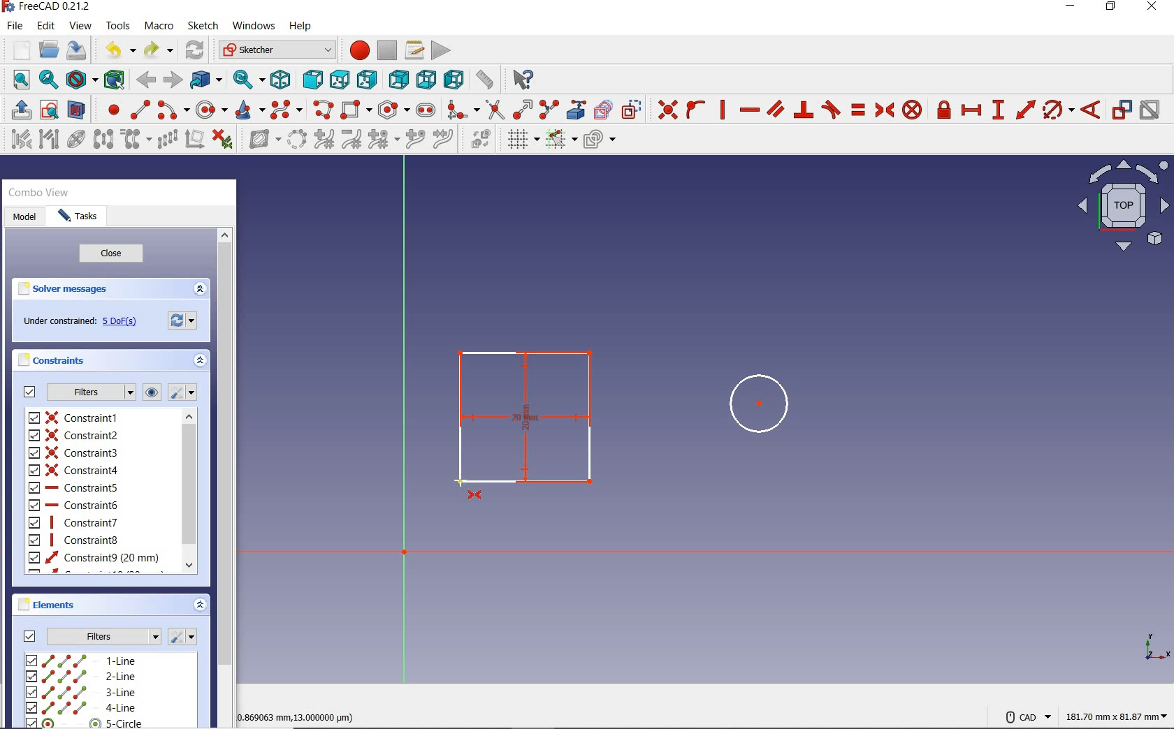 The height and width of the screenshot is (729, 1174). I want to click on stop macro recording, so click(388, 50).